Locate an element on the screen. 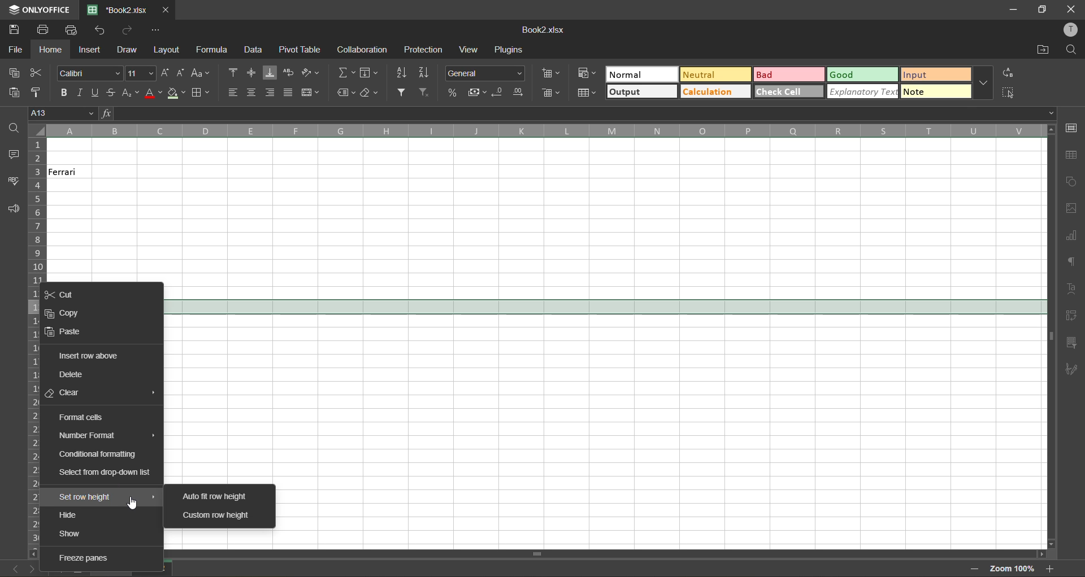  fields is located at coordinates (369, 74).